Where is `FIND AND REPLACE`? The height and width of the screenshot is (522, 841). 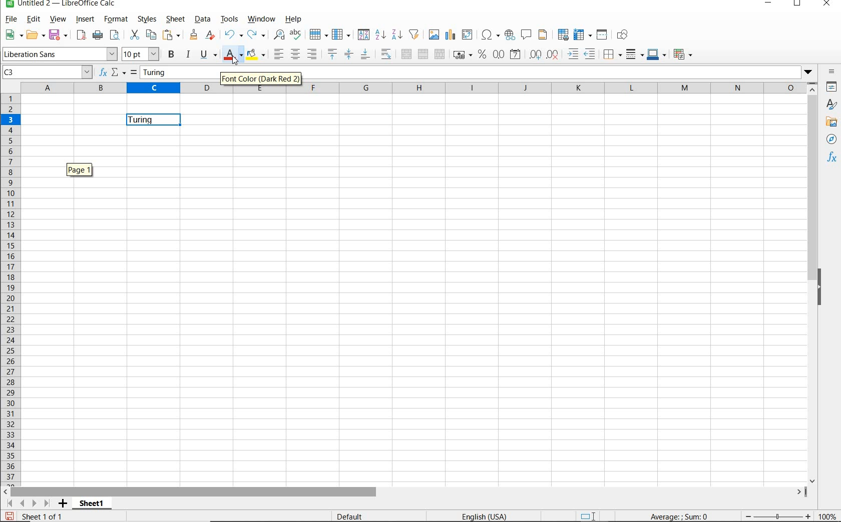 FIND AND REPLACE is located at coordinates (279, 34).